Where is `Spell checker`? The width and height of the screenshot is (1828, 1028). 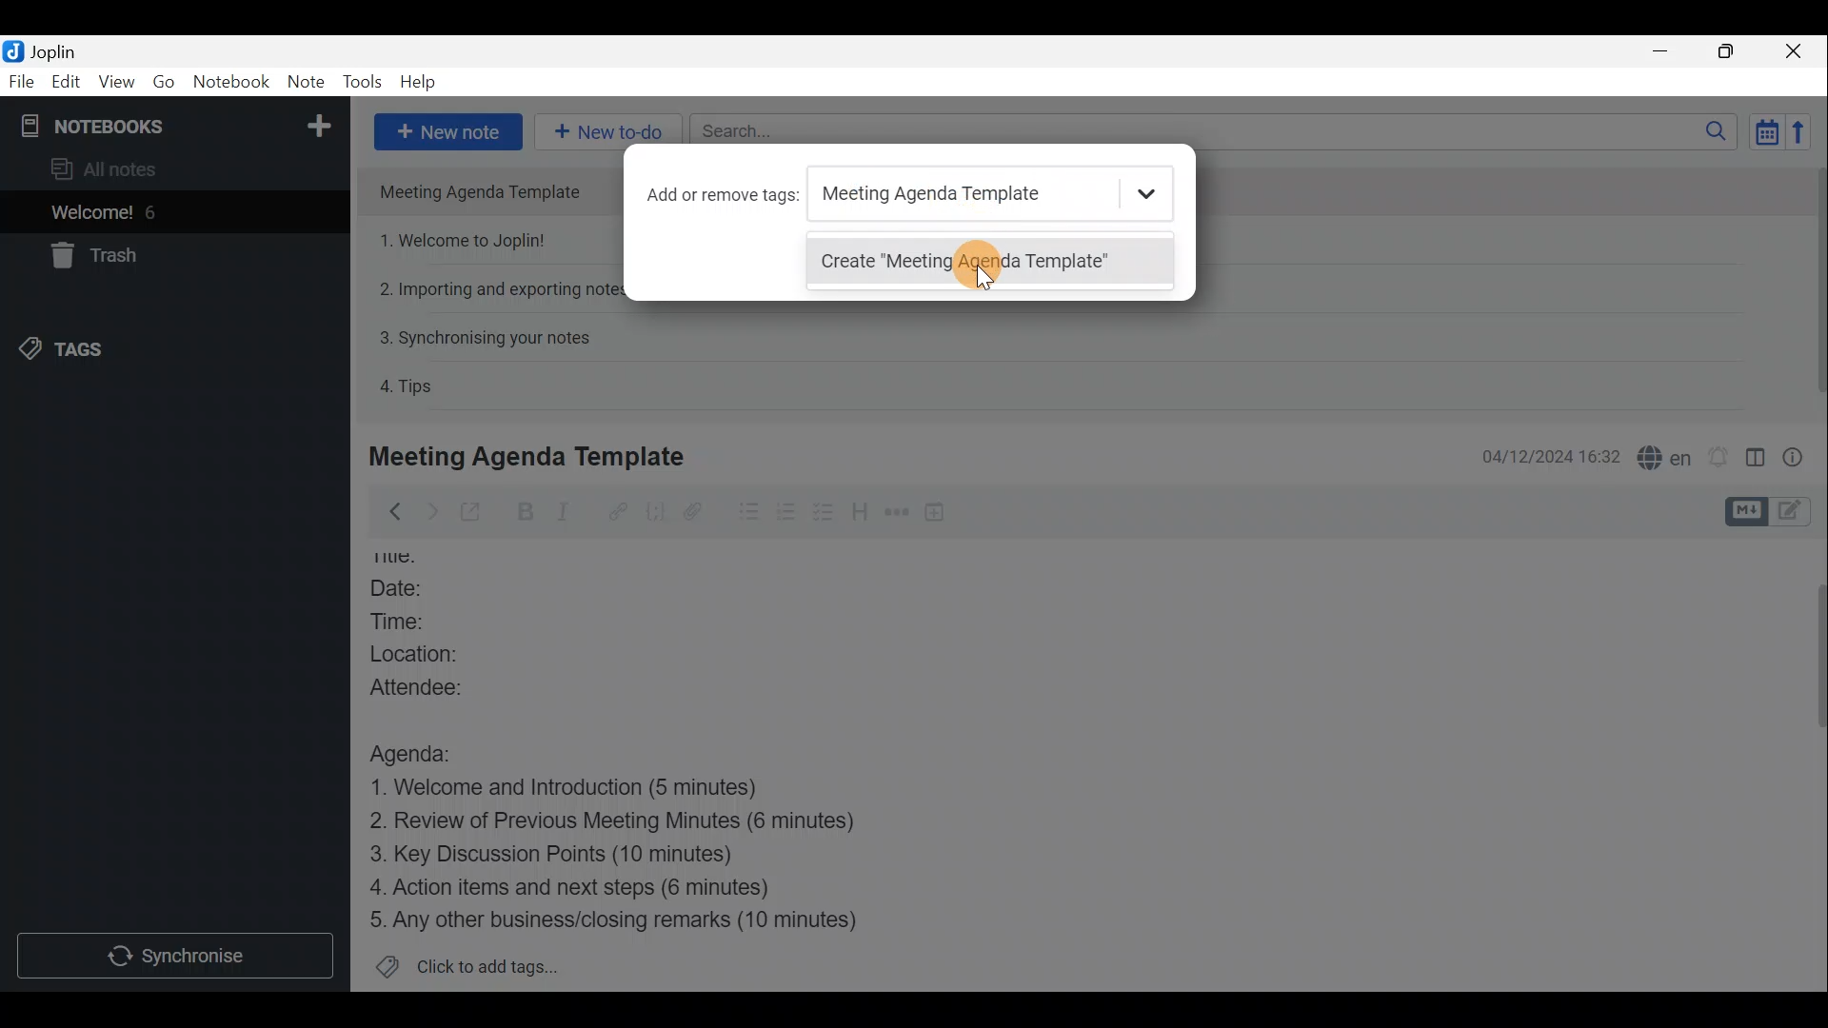
Spell checker is located at coordinates (1666, 455).